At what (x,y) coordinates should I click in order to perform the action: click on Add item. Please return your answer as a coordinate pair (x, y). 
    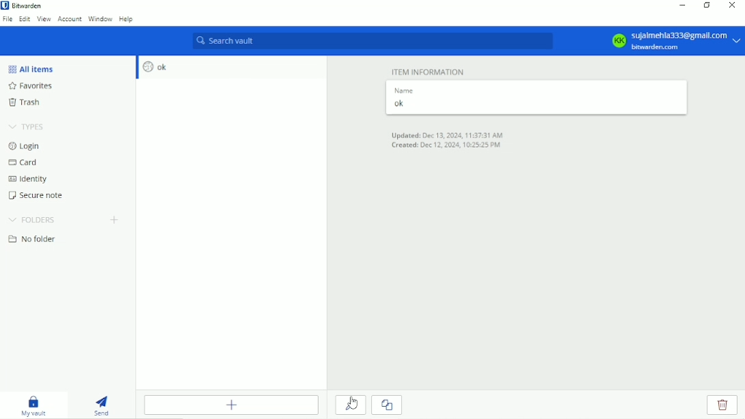
    Looking at the image, I should click on (231, 405).